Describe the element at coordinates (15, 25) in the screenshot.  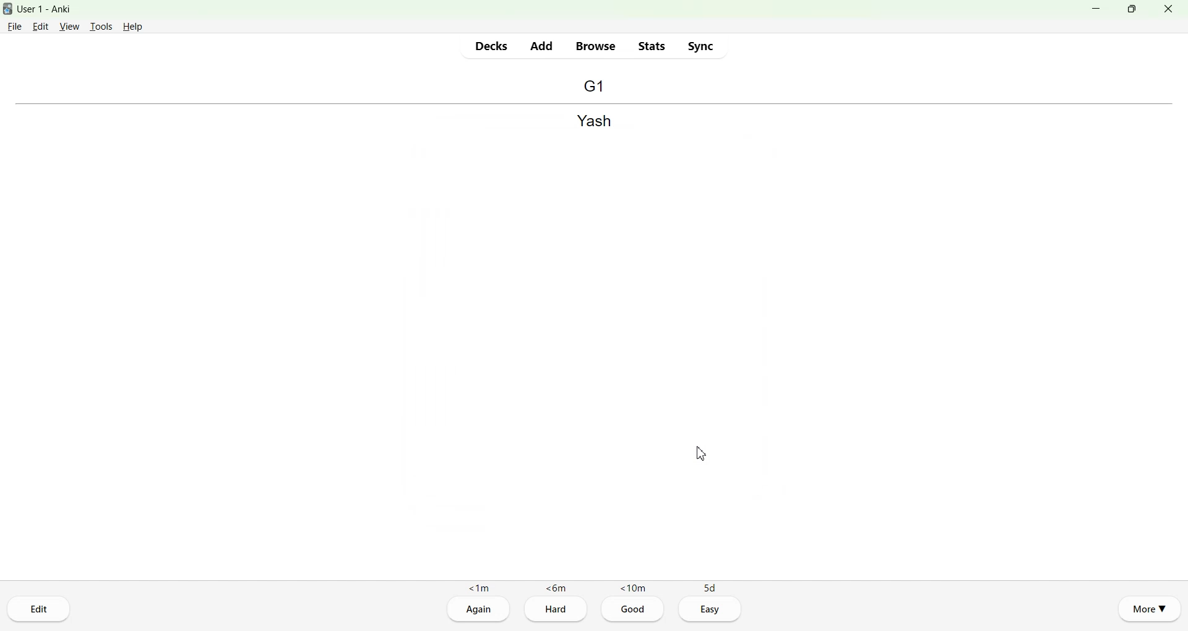
I see `File` at that location.